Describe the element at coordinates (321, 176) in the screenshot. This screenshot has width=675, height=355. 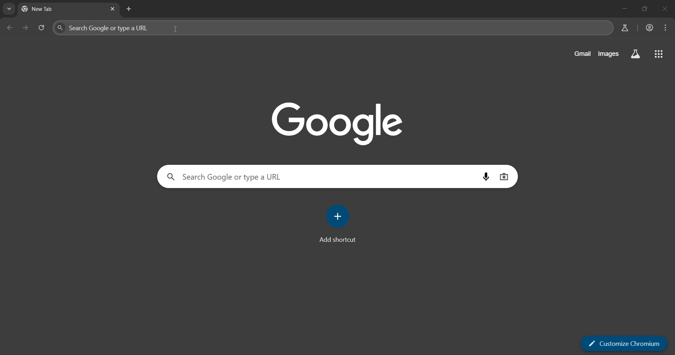
I see `Search Google or type a URL` at that location.